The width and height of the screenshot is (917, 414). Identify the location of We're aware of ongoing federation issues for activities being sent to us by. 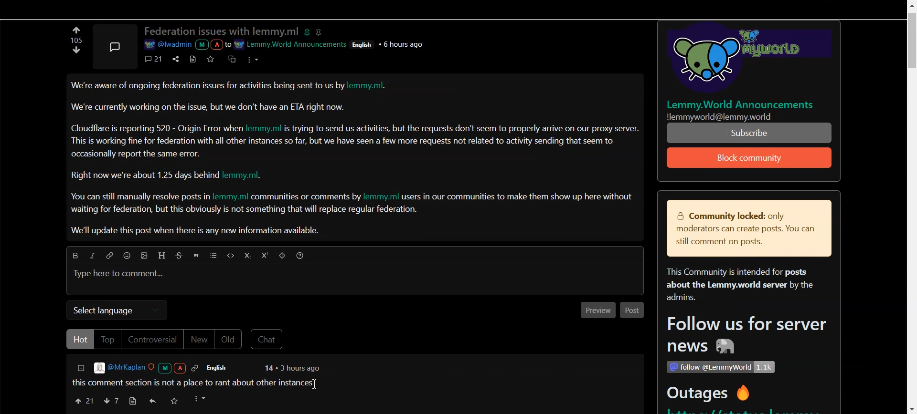
(208, 88).